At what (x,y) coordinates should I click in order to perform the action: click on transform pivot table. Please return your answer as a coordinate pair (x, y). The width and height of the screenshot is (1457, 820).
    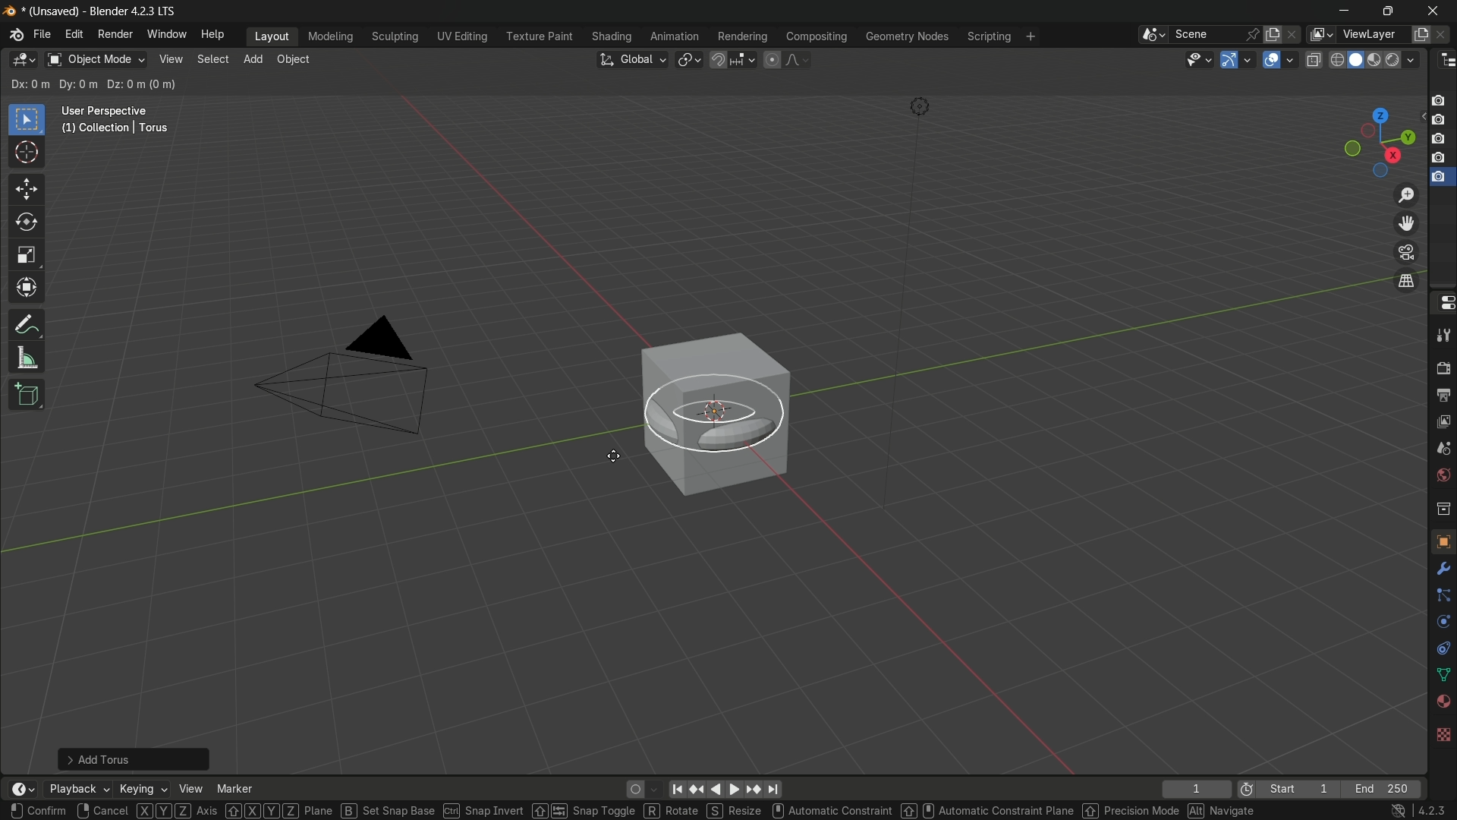
    Looking at the image, I should click on (688, 58).